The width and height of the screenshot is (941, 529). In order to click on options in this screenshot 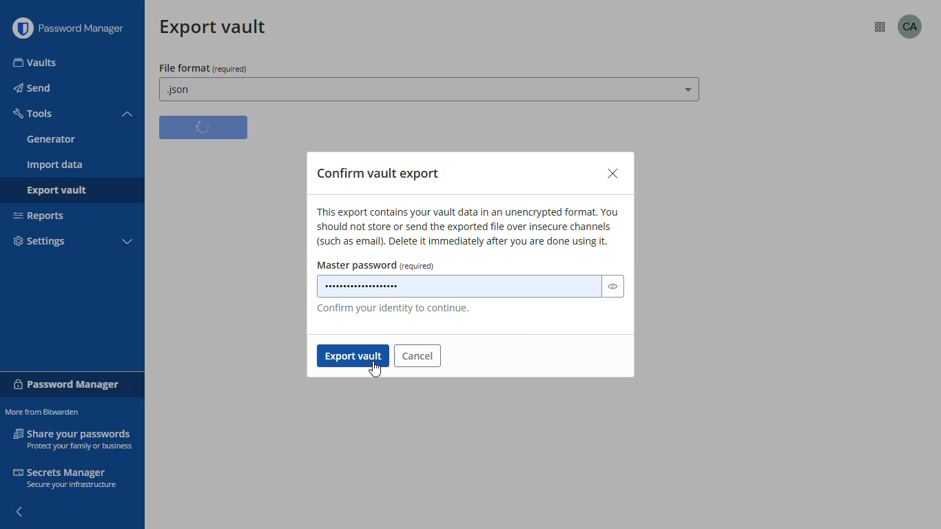, I will do `click(878, 28)`.